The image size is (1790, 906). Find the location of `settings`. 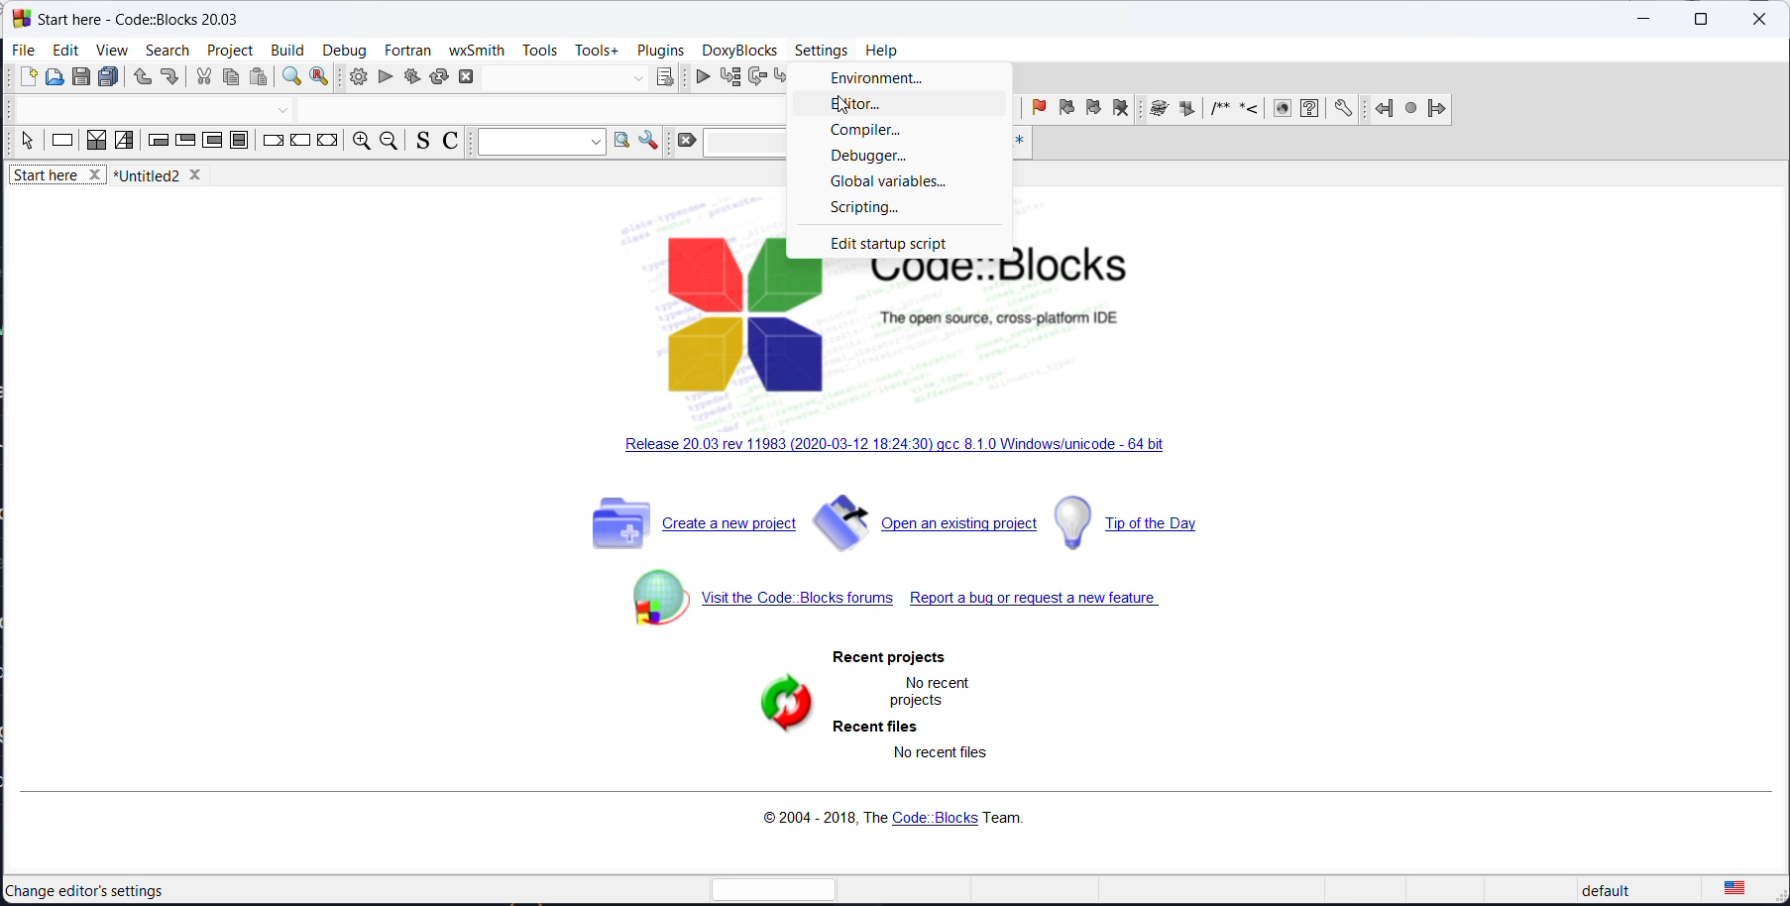

settings is located at coordinates (824, 51).